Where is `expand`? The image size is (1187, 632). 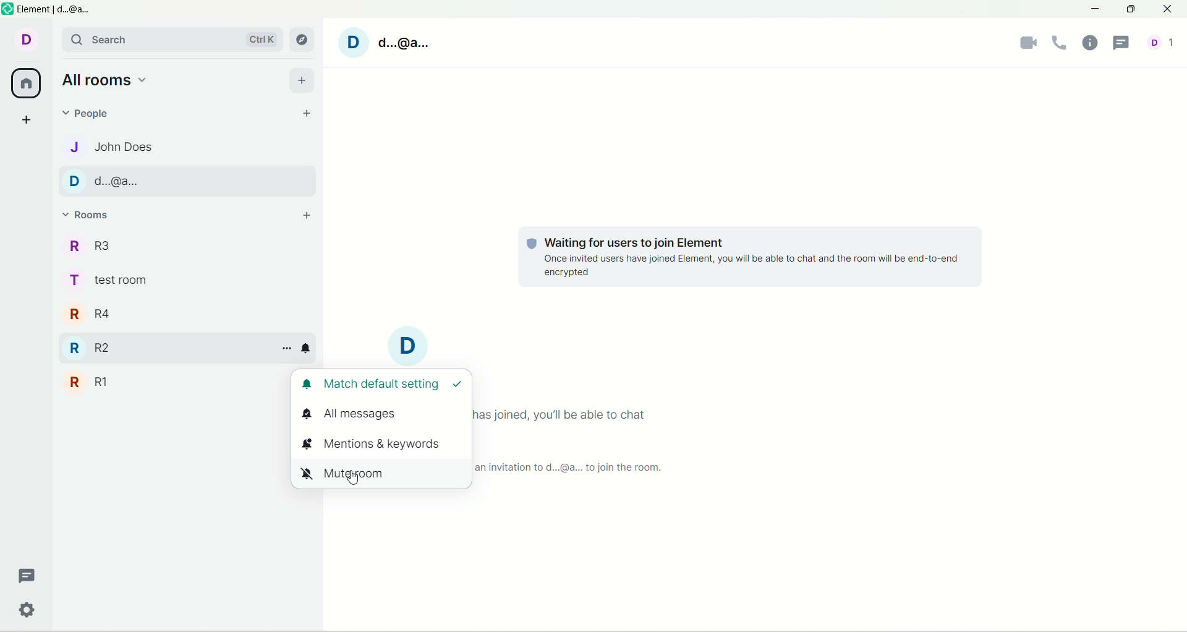 expand is located at coordinates (190, 403).